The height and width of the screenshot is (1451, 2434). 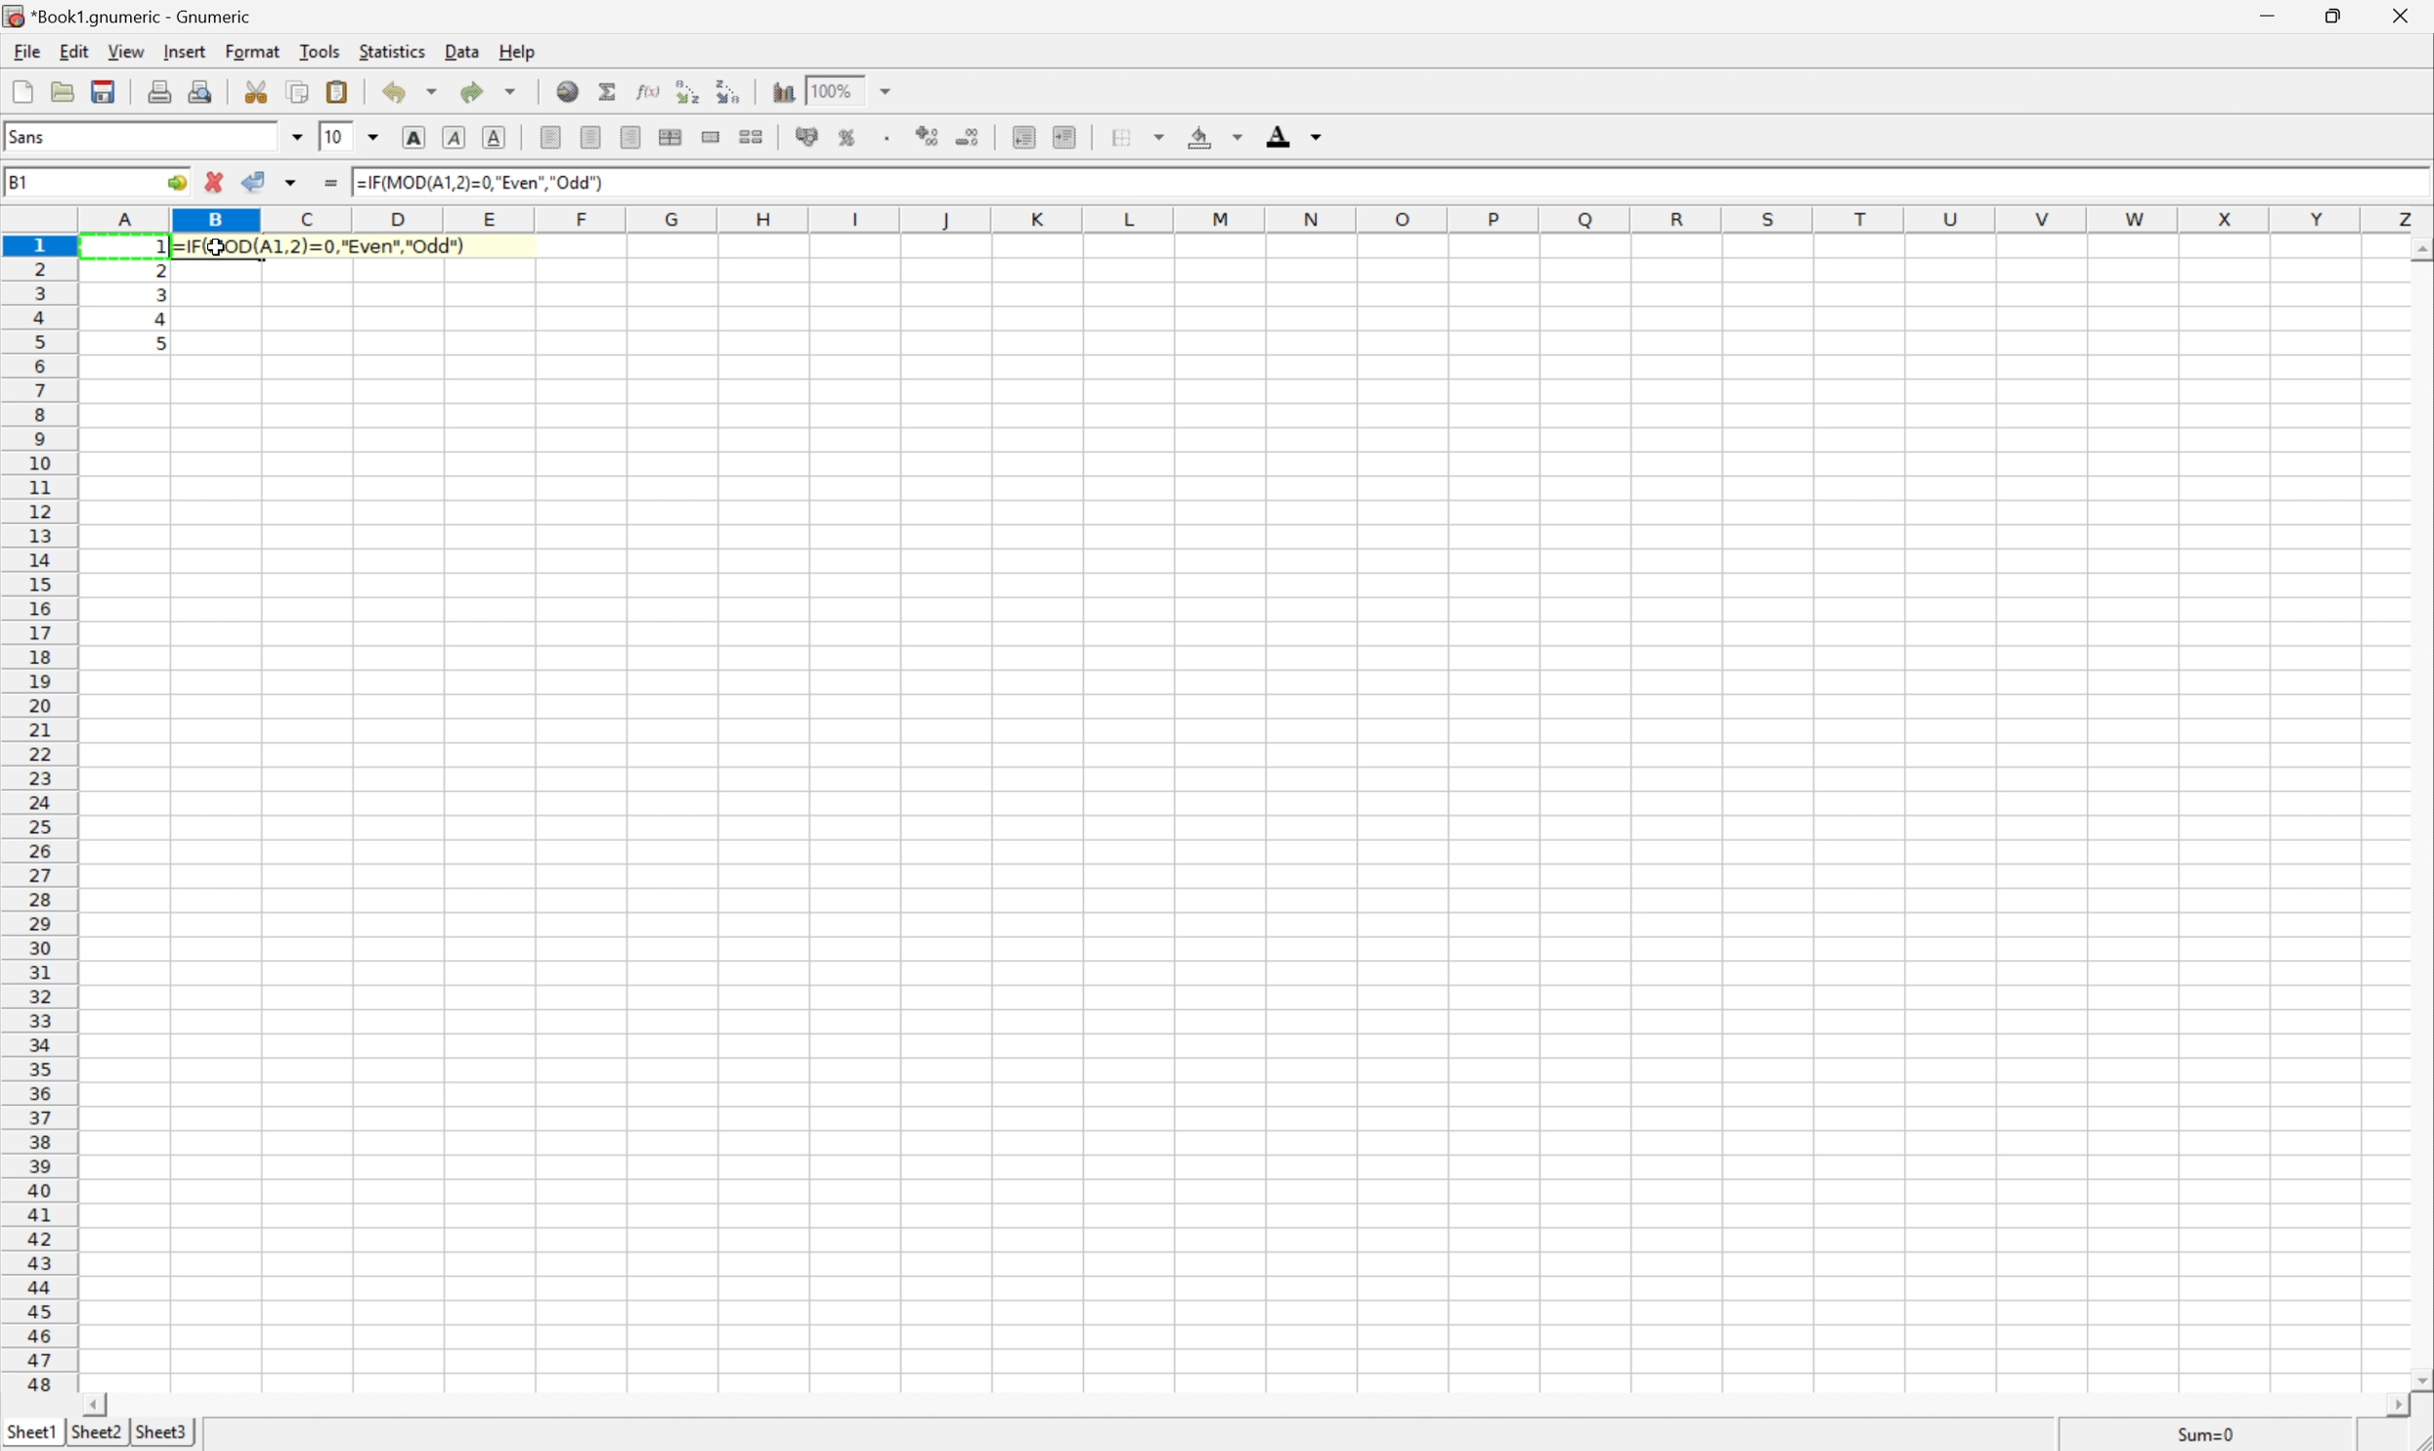 I want to click on Open a file, so click(x=61, y=91).